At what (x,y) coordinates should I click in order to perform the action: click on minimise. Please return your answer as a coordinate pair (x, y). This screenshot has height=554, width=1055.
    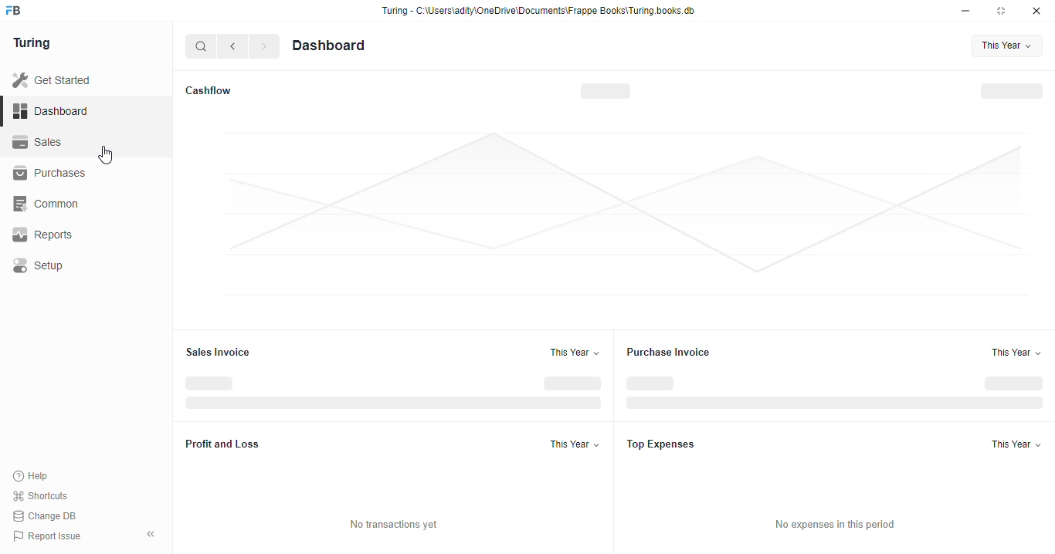
    Looking at the image, I should click on (966, 11).